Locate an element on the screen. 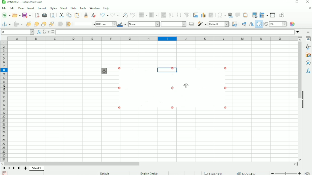 The width and height of the screenshot is (312, 175). Find and rest is located at coordinates (124, 15).